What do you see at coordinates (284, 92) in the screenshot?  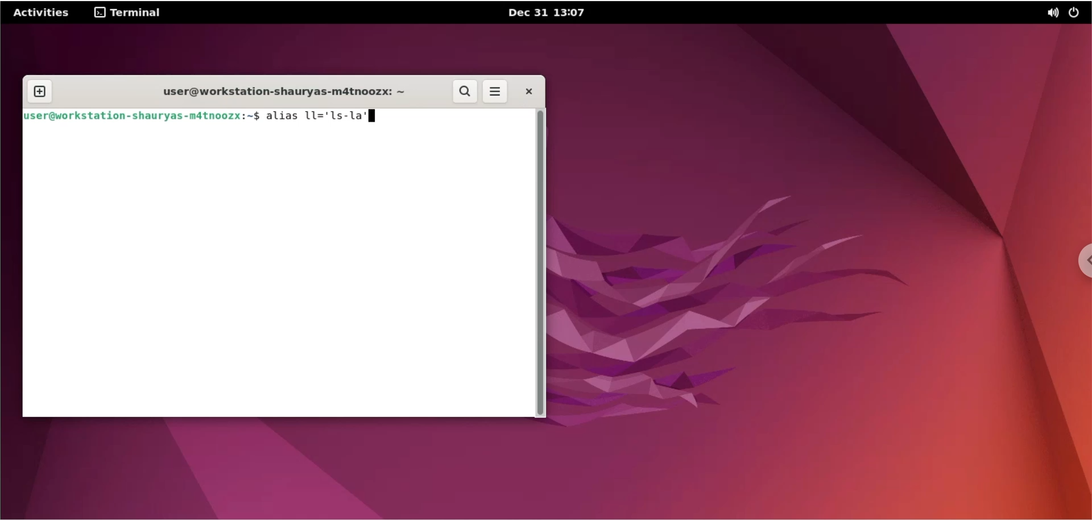 I see `user@workstation-shauryas-m4tnoozx: ~` at bounding box center [284, 92].